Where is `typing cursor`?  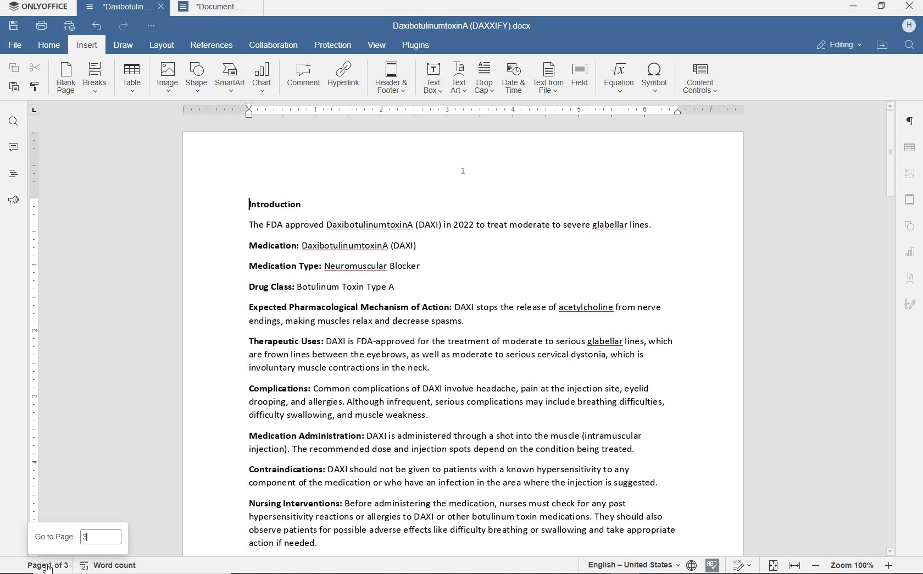
typing cursor is located at coordinates (248, 204).